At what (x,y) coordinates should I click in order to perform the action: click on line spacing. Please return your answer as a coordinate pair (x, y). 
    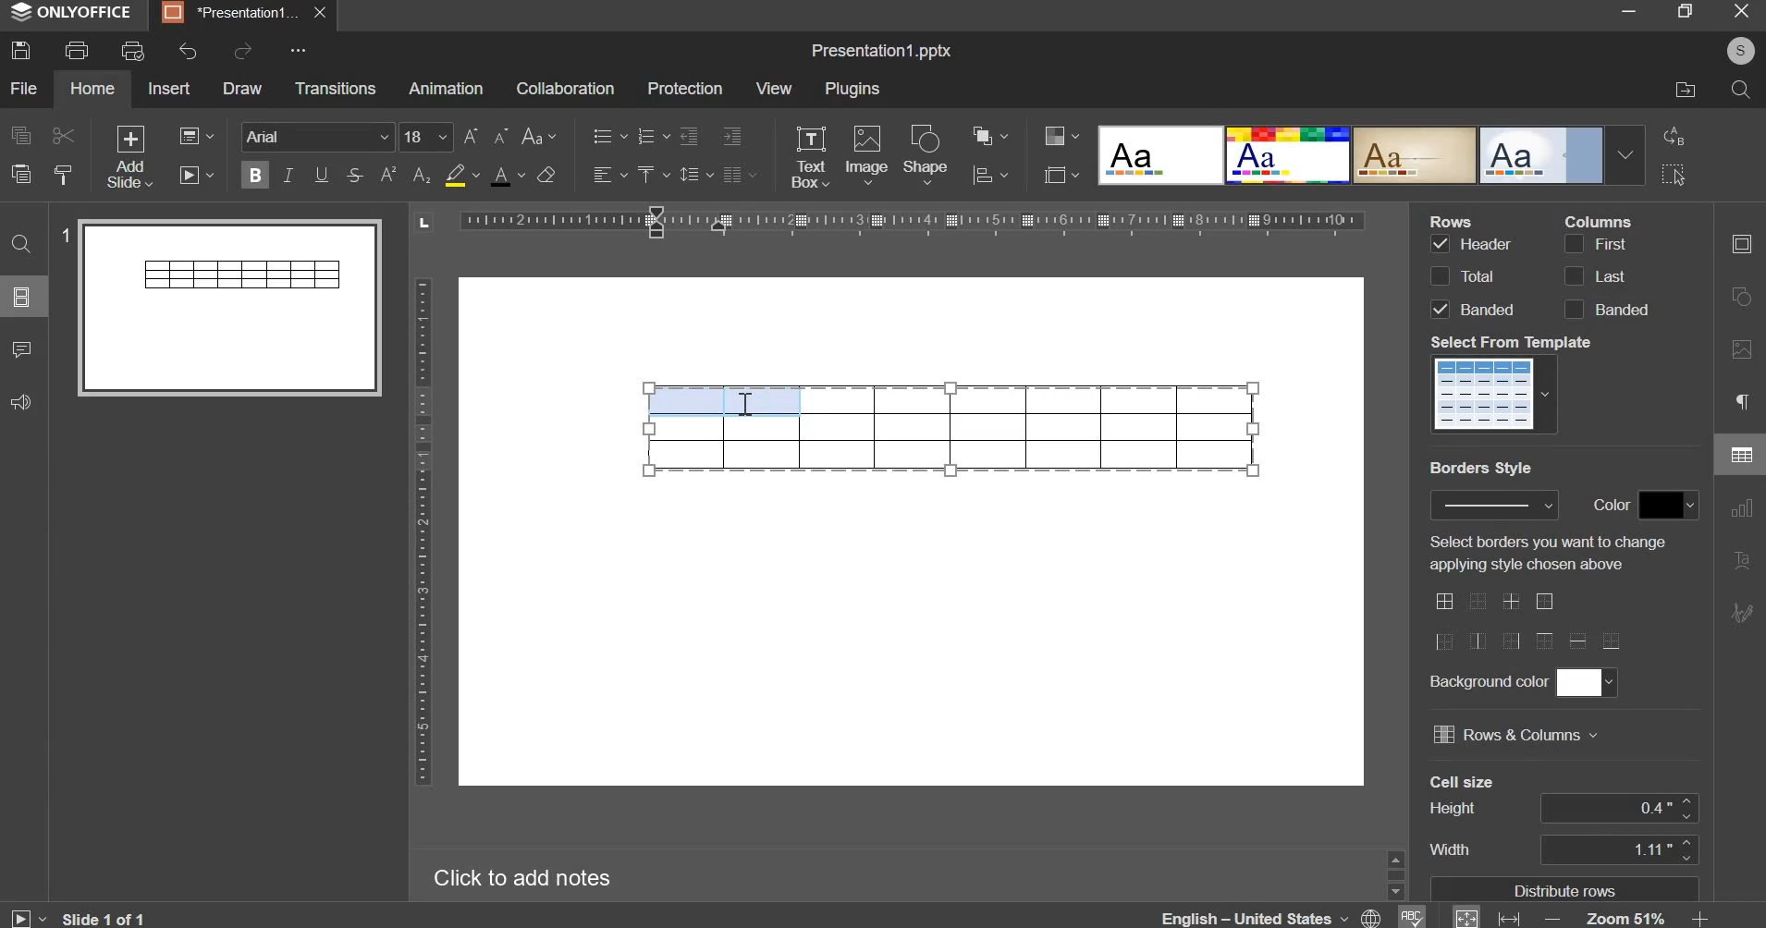
    Looking at the image, I should click on (694, 175).